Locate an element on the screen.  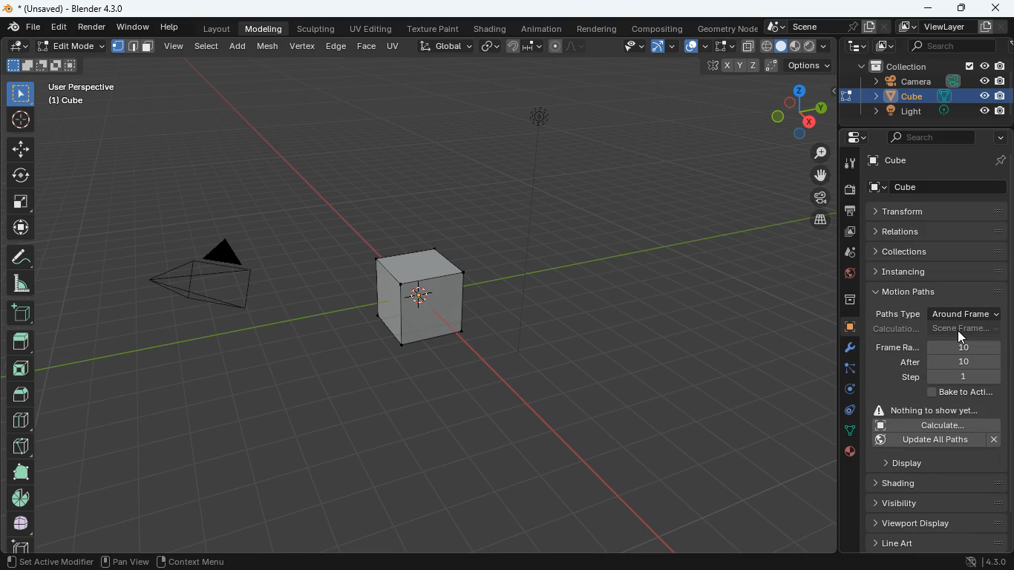
set active modifier is located at coordinates (48, 563).